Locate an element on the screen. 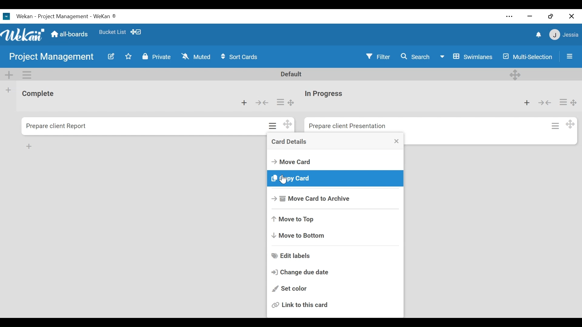  Desktop drag handle is located at coordinates (292, 102).